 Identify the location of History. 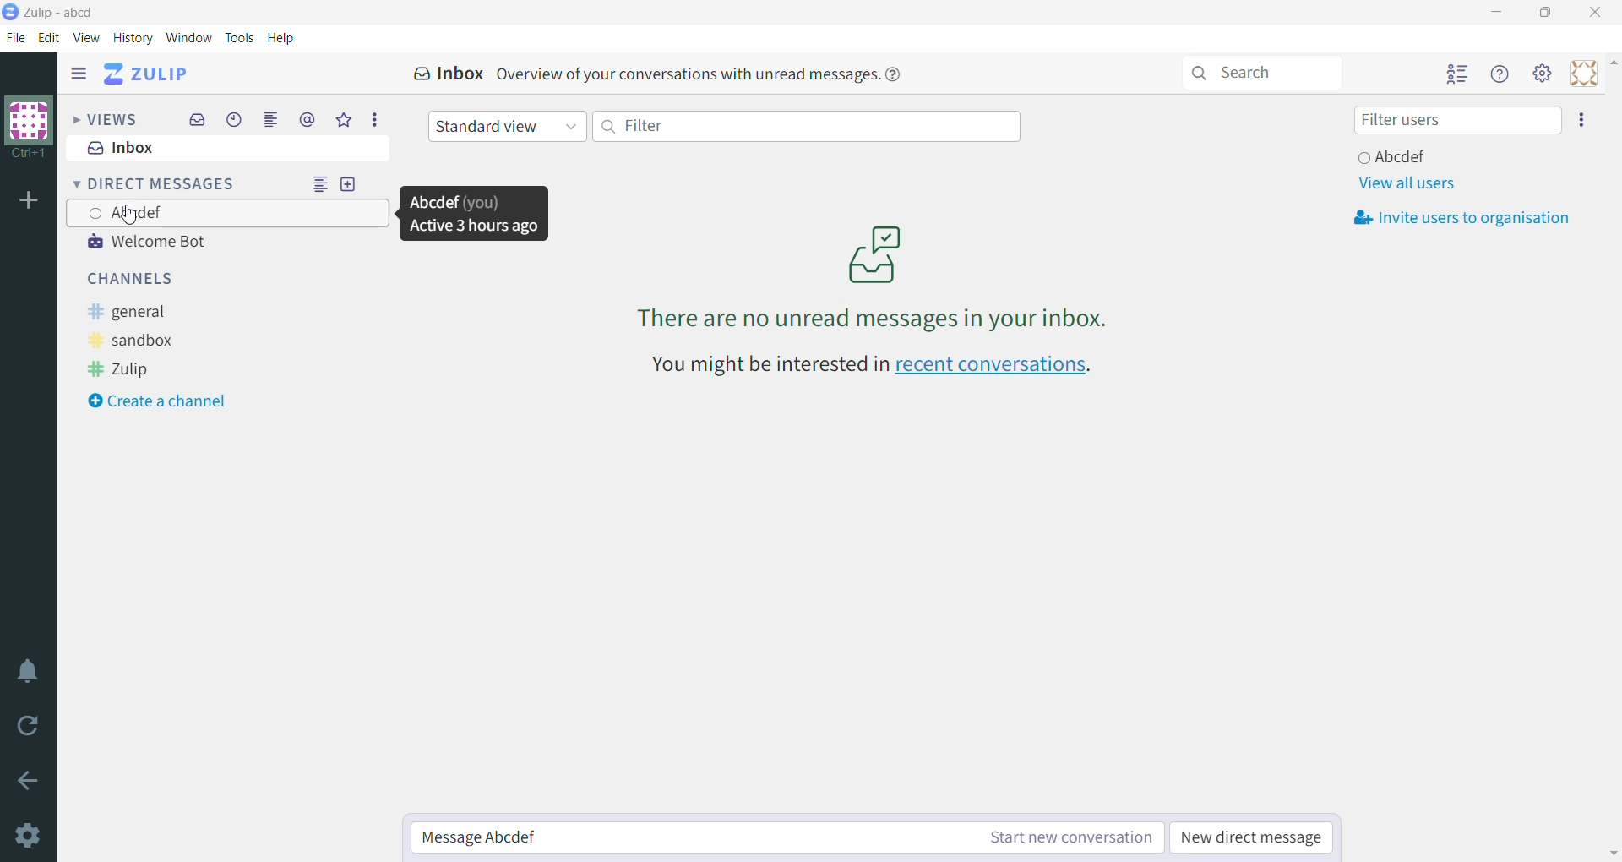
(133, 37).